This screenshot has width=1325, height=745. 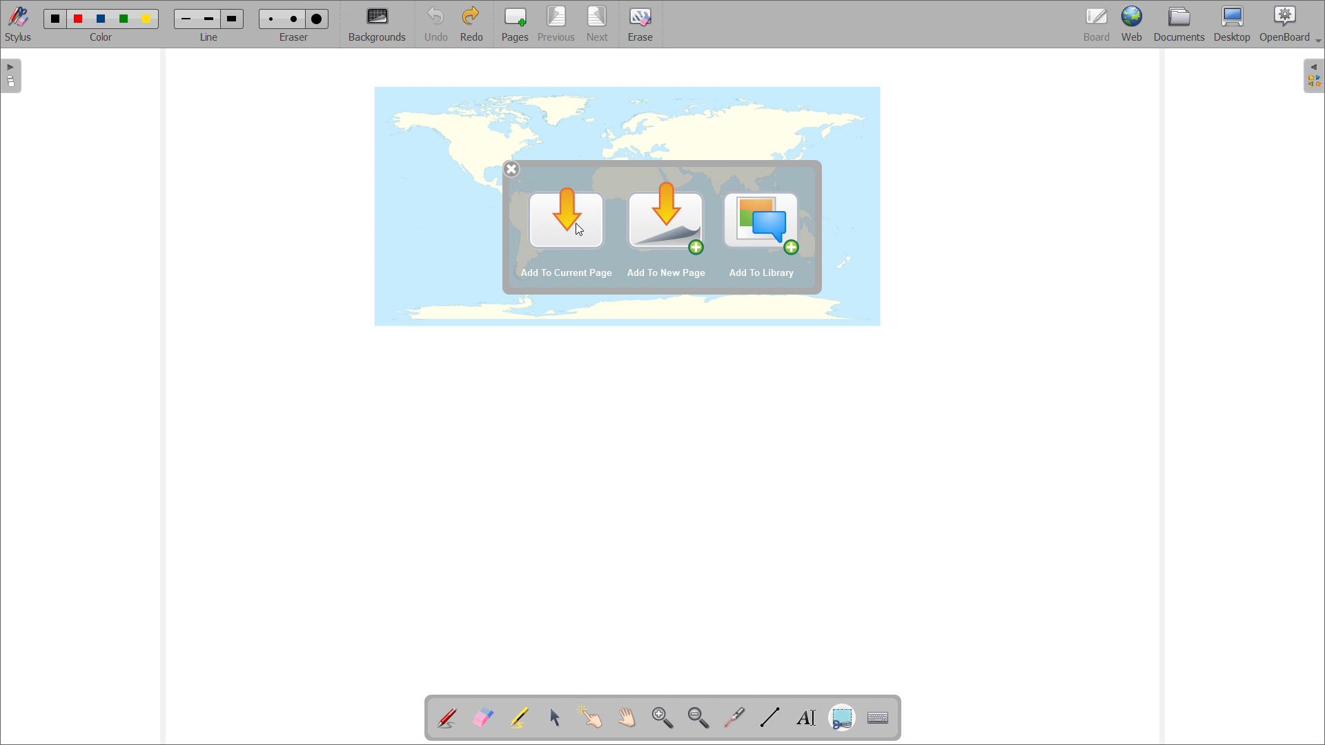 What do you see at coordinates (516, 24) in the screenshot?
I see `add pages` at bounding box center [516, 24].